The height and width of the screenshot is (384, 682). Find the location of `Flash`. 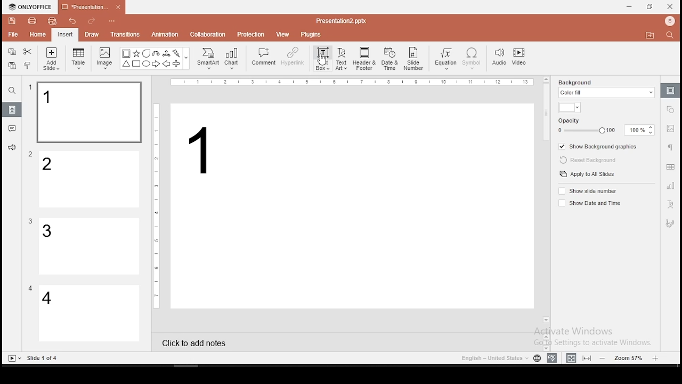

Flash is located at coordinates (177, 53).